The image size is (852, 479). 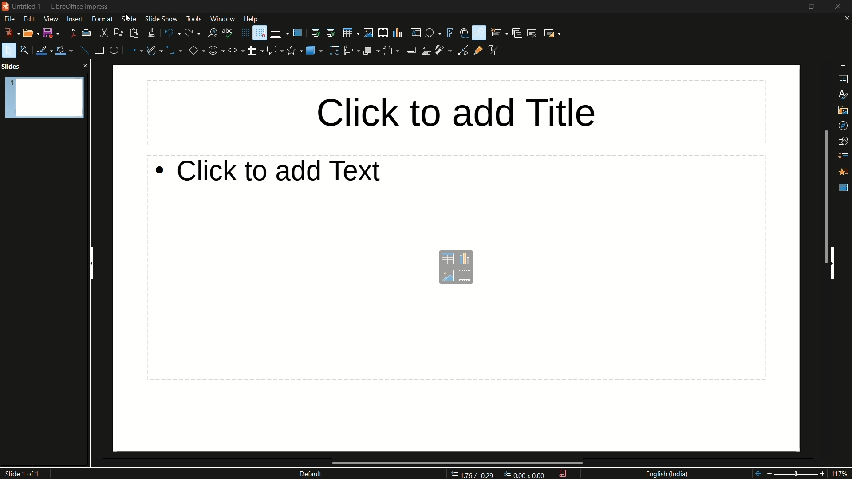 What do you see at coordinates (842, 110) in the screenshot?
I see `gallery` at bounding box center [842, 110].